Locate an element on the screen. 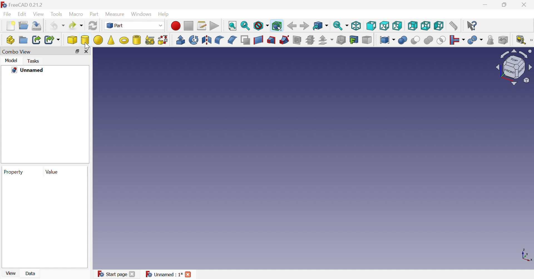 The height and width of the screenshot is (279, 534). Part is located at coordinates (95, 15).